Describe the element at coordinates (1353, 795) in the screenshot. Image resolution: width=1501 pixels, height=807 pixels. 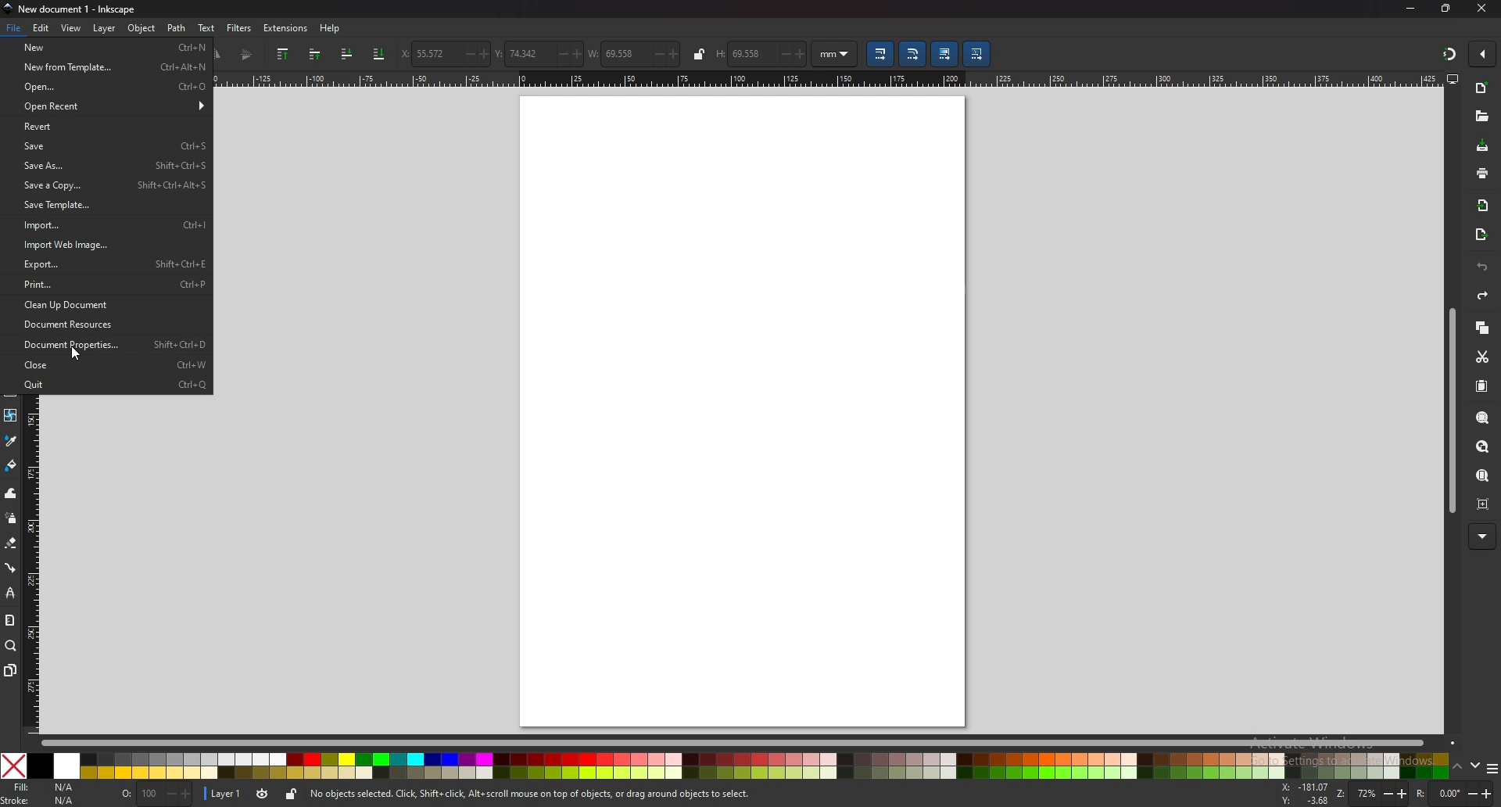
I see `zoom` at that location.